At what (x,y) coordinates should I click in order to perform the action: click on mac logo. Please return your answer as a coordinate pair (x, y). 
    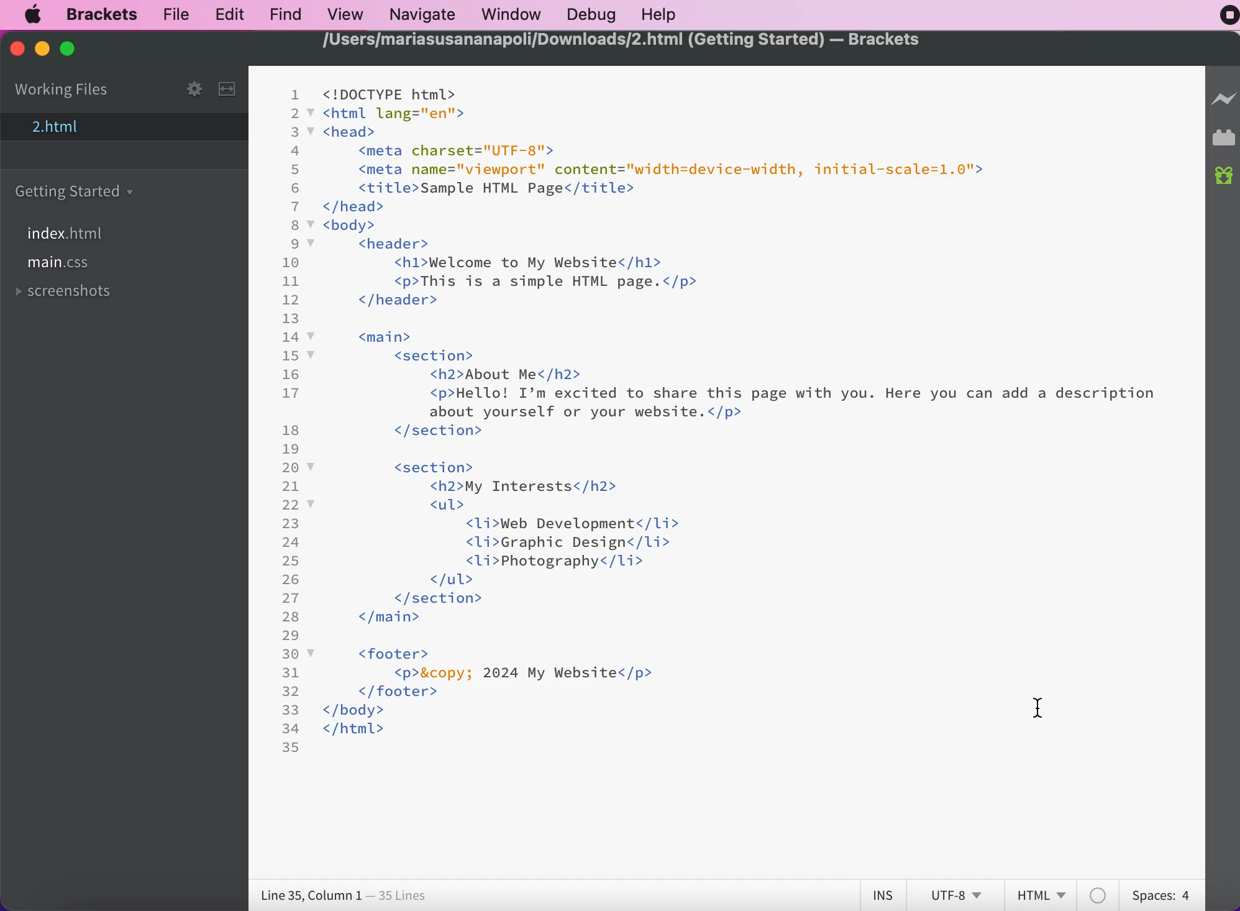
    Looking at the image, I should click on (35, 16).